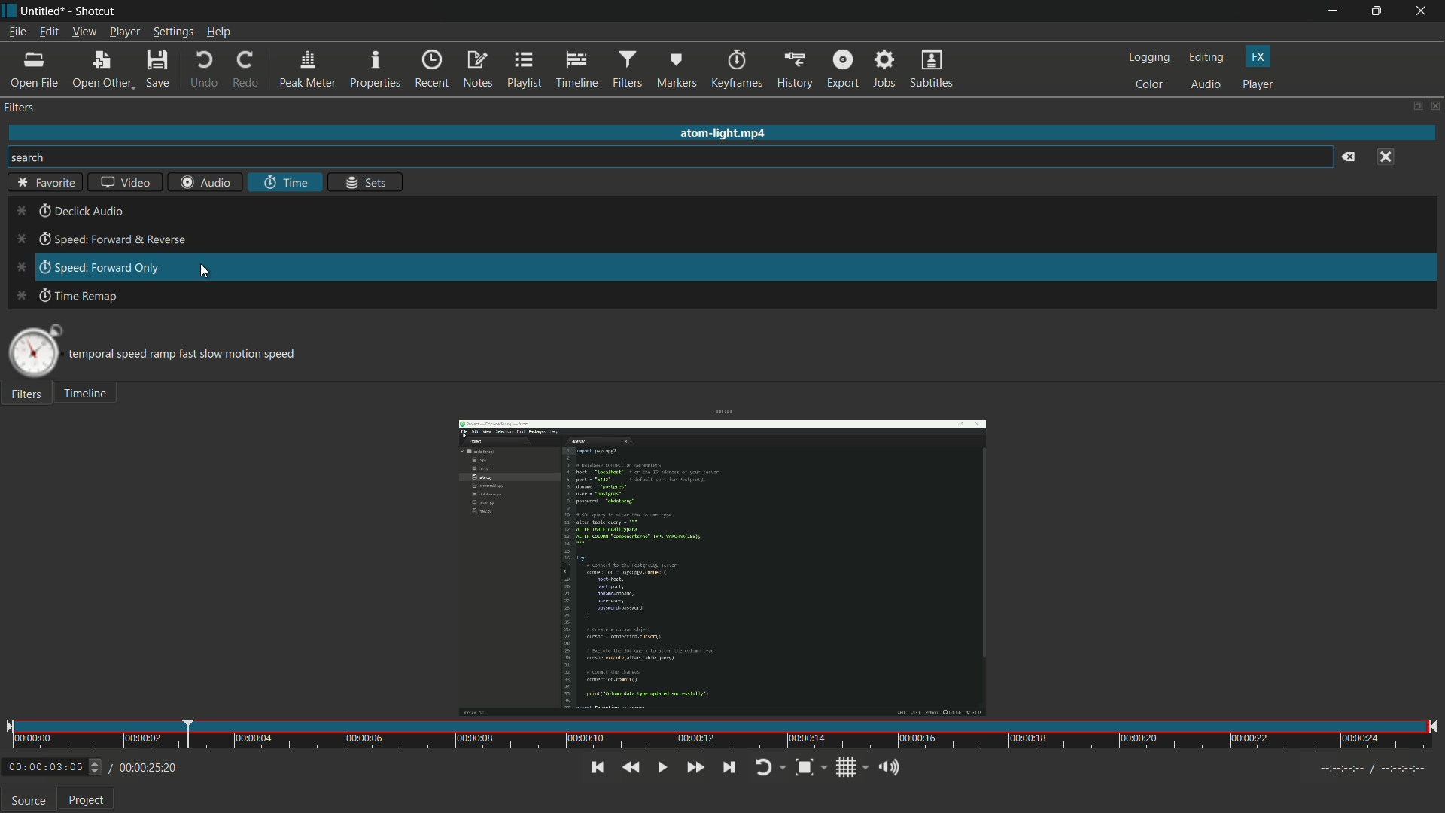 This screenshot has height=813, width=1445. I want to click on toggle player looping, so click(770, 767).